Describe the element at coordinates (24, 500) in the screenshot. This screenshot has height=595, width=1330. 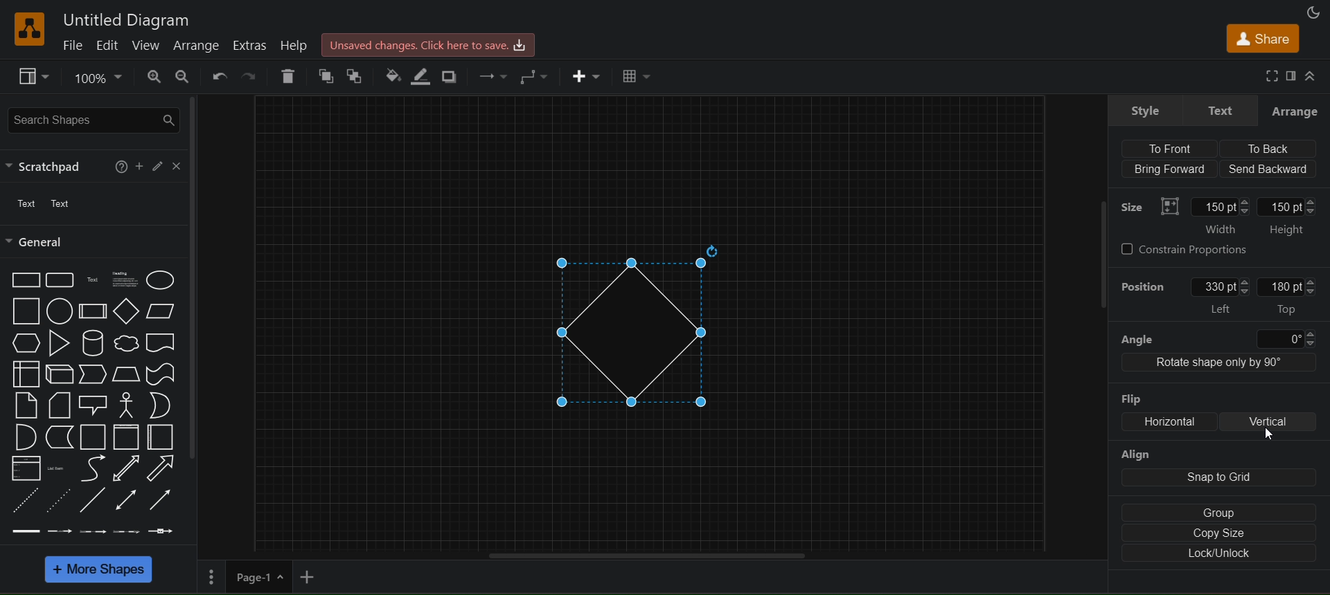
I see `dashed line` at that location.